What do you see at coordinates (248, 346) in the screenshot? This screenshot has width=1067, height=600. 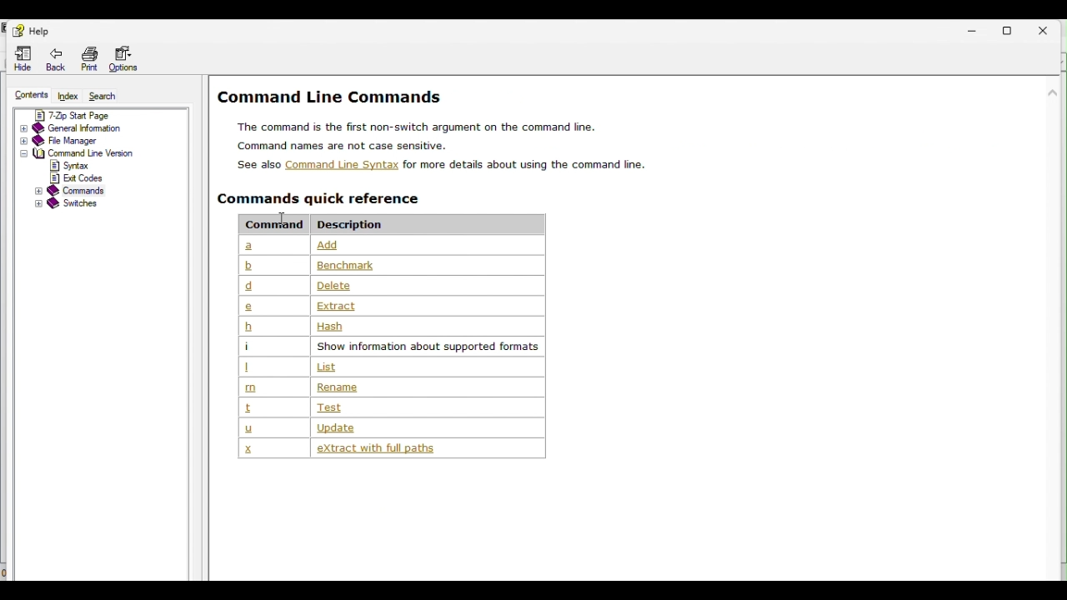 I see `i` at bounding box center [248, 346].